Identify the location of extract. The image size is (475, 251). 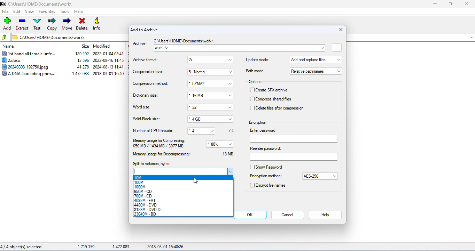
(22, 24).